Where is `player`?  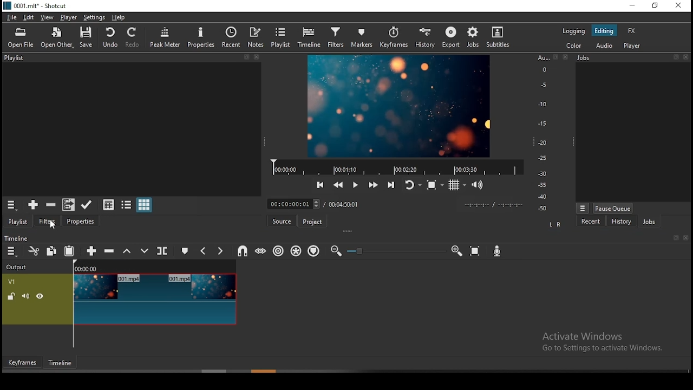
player is located at coordinates (633, 45).